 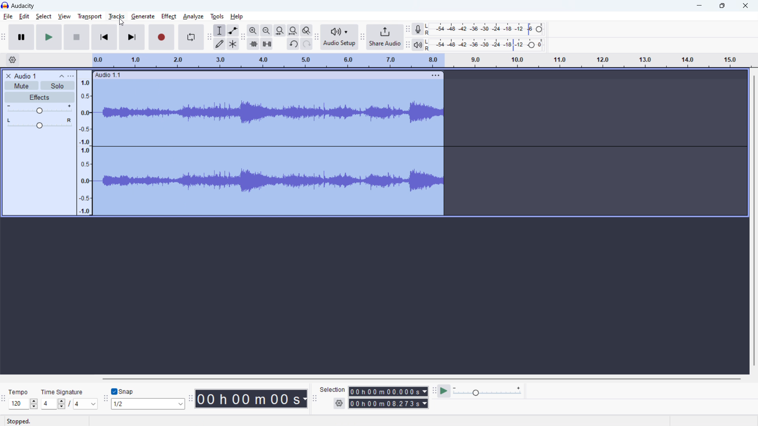 What do you see at coordinates (317, 37) in the screenshot?
I see `audio setup toolbar` at bounding box center [317, 37].